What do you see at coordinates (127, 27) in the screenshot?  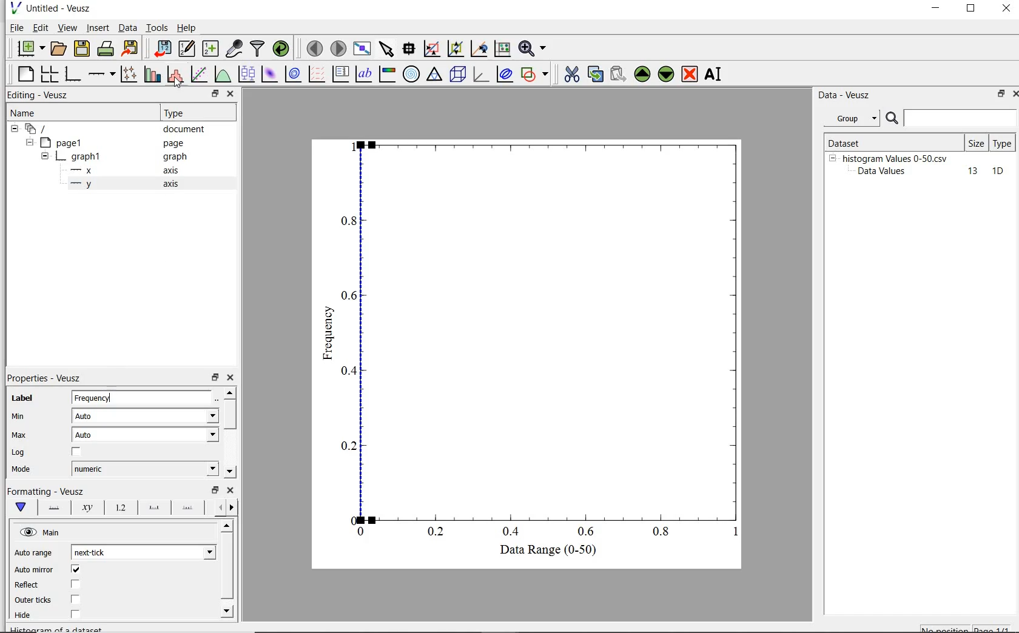 I see `Data` at bounding box center [127, 27].